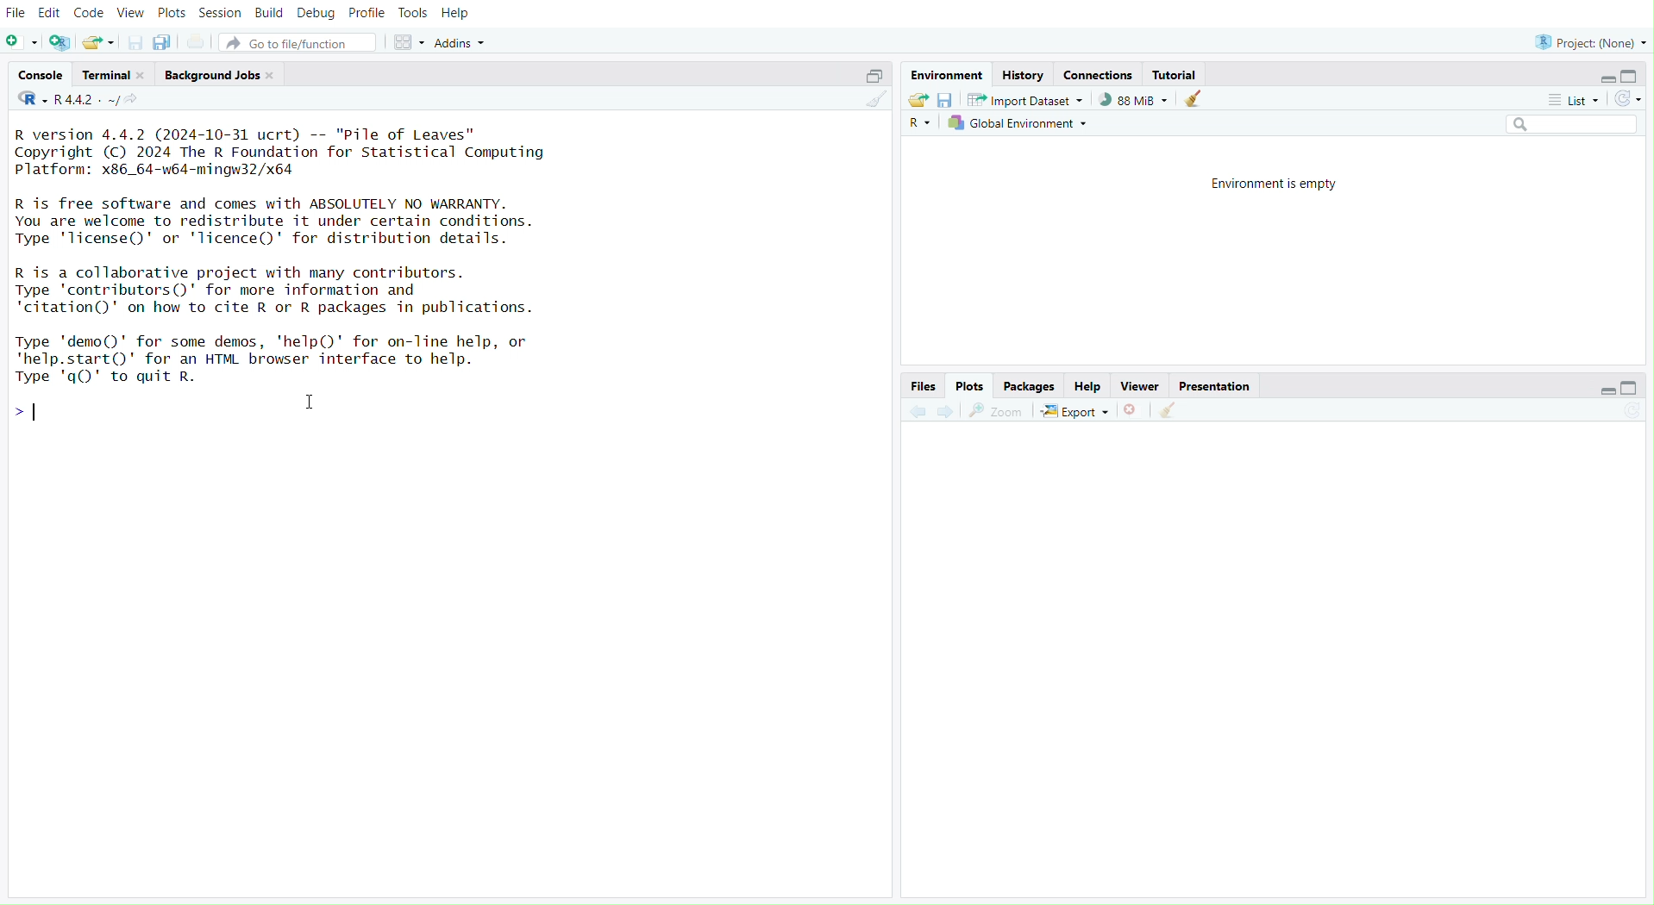  I want to click on Create a project, so click(61, 39).